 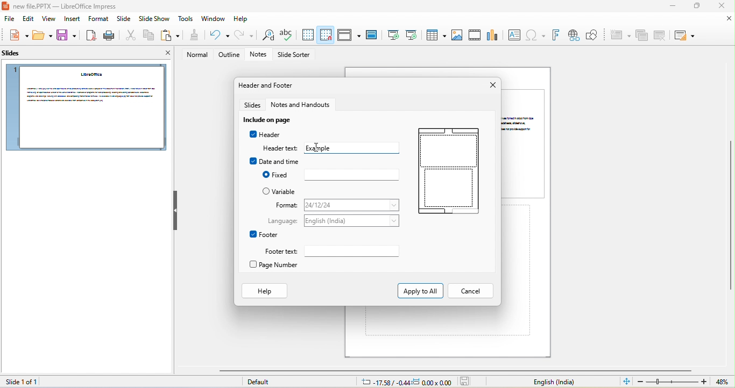 What do you see at coordinates (411, 34) in the screenshot?
I see `start from current slide` at bounding box center [411, 34].